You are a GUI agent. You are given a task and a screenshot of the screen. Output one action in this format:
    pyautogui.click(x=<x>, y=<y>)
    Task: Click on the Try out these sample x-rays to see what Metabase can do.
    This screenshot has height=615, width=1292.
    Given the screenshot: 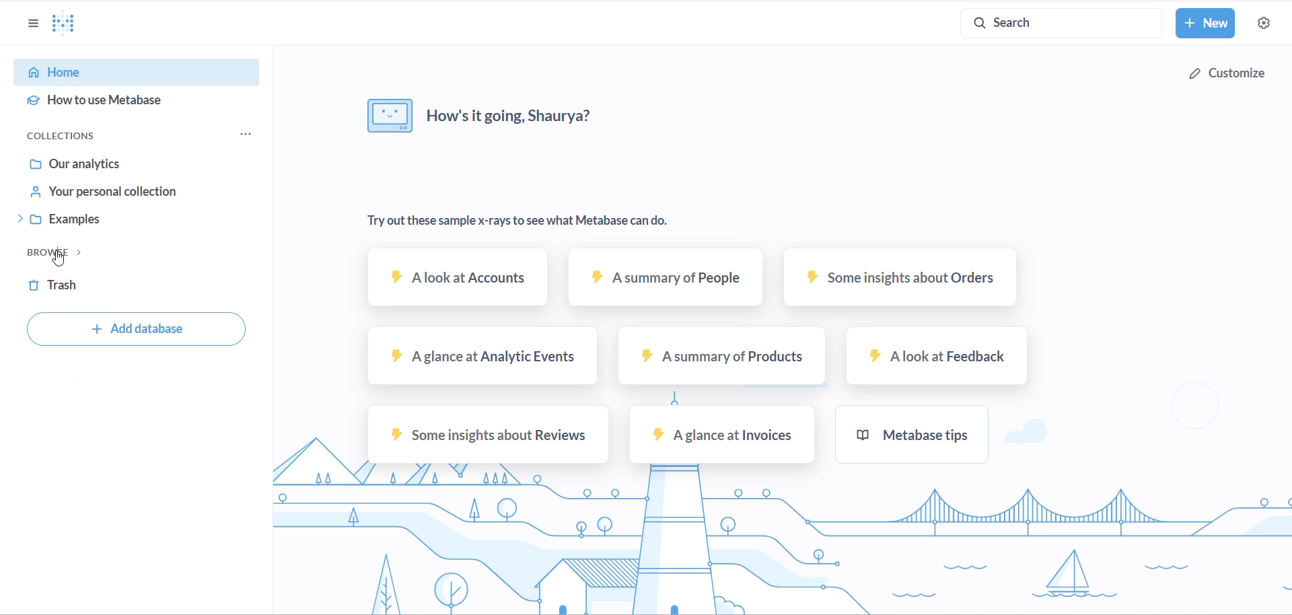 What is the action you would take?
    pyautogui.click(x=518, y=222)
    